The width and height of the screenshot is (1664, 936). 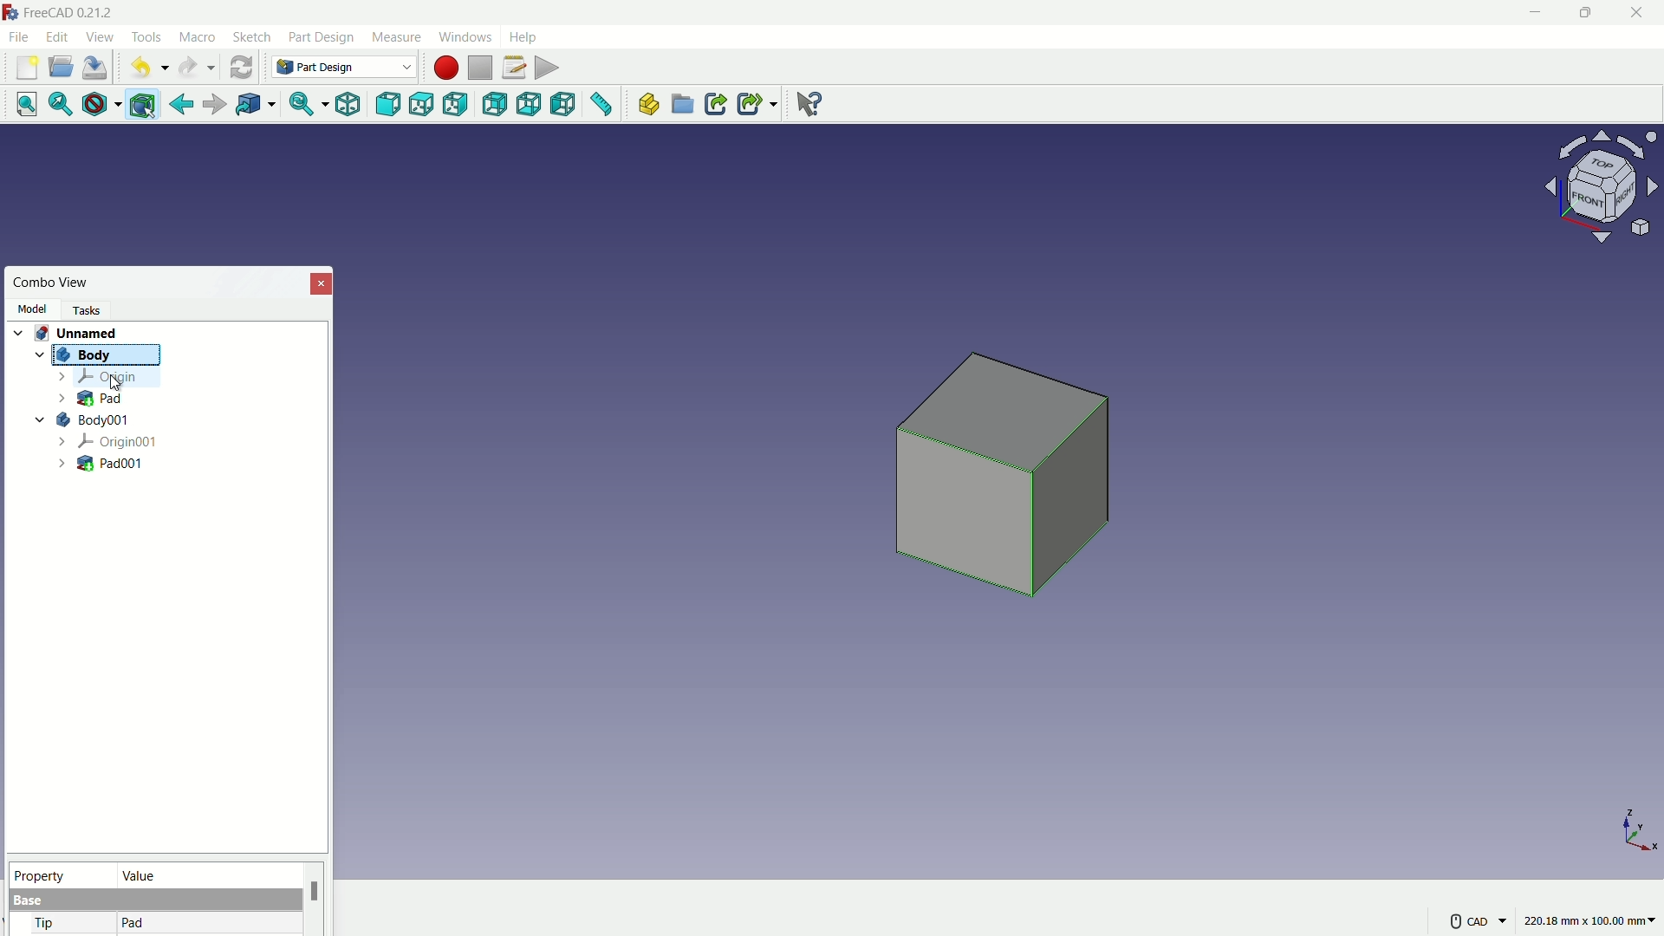 What do you see at coordinates (61, 11) in the screenshot?
I see `FreeCAD 0.21.2` at bounding box center [61, 11].